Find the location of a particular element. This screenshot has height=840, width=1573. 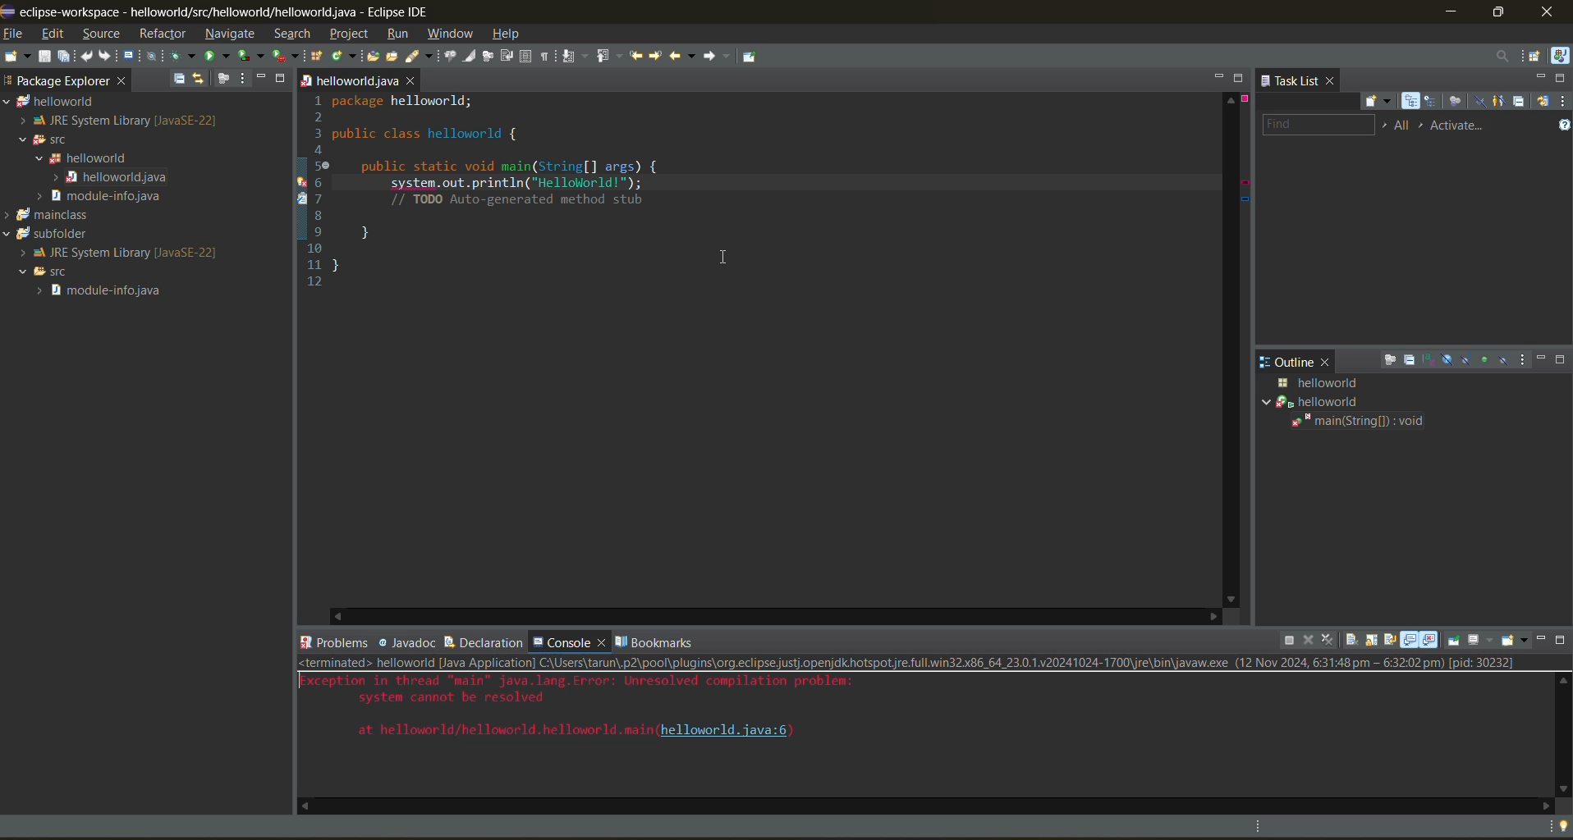

error info is located at coordinates (1243, 157).